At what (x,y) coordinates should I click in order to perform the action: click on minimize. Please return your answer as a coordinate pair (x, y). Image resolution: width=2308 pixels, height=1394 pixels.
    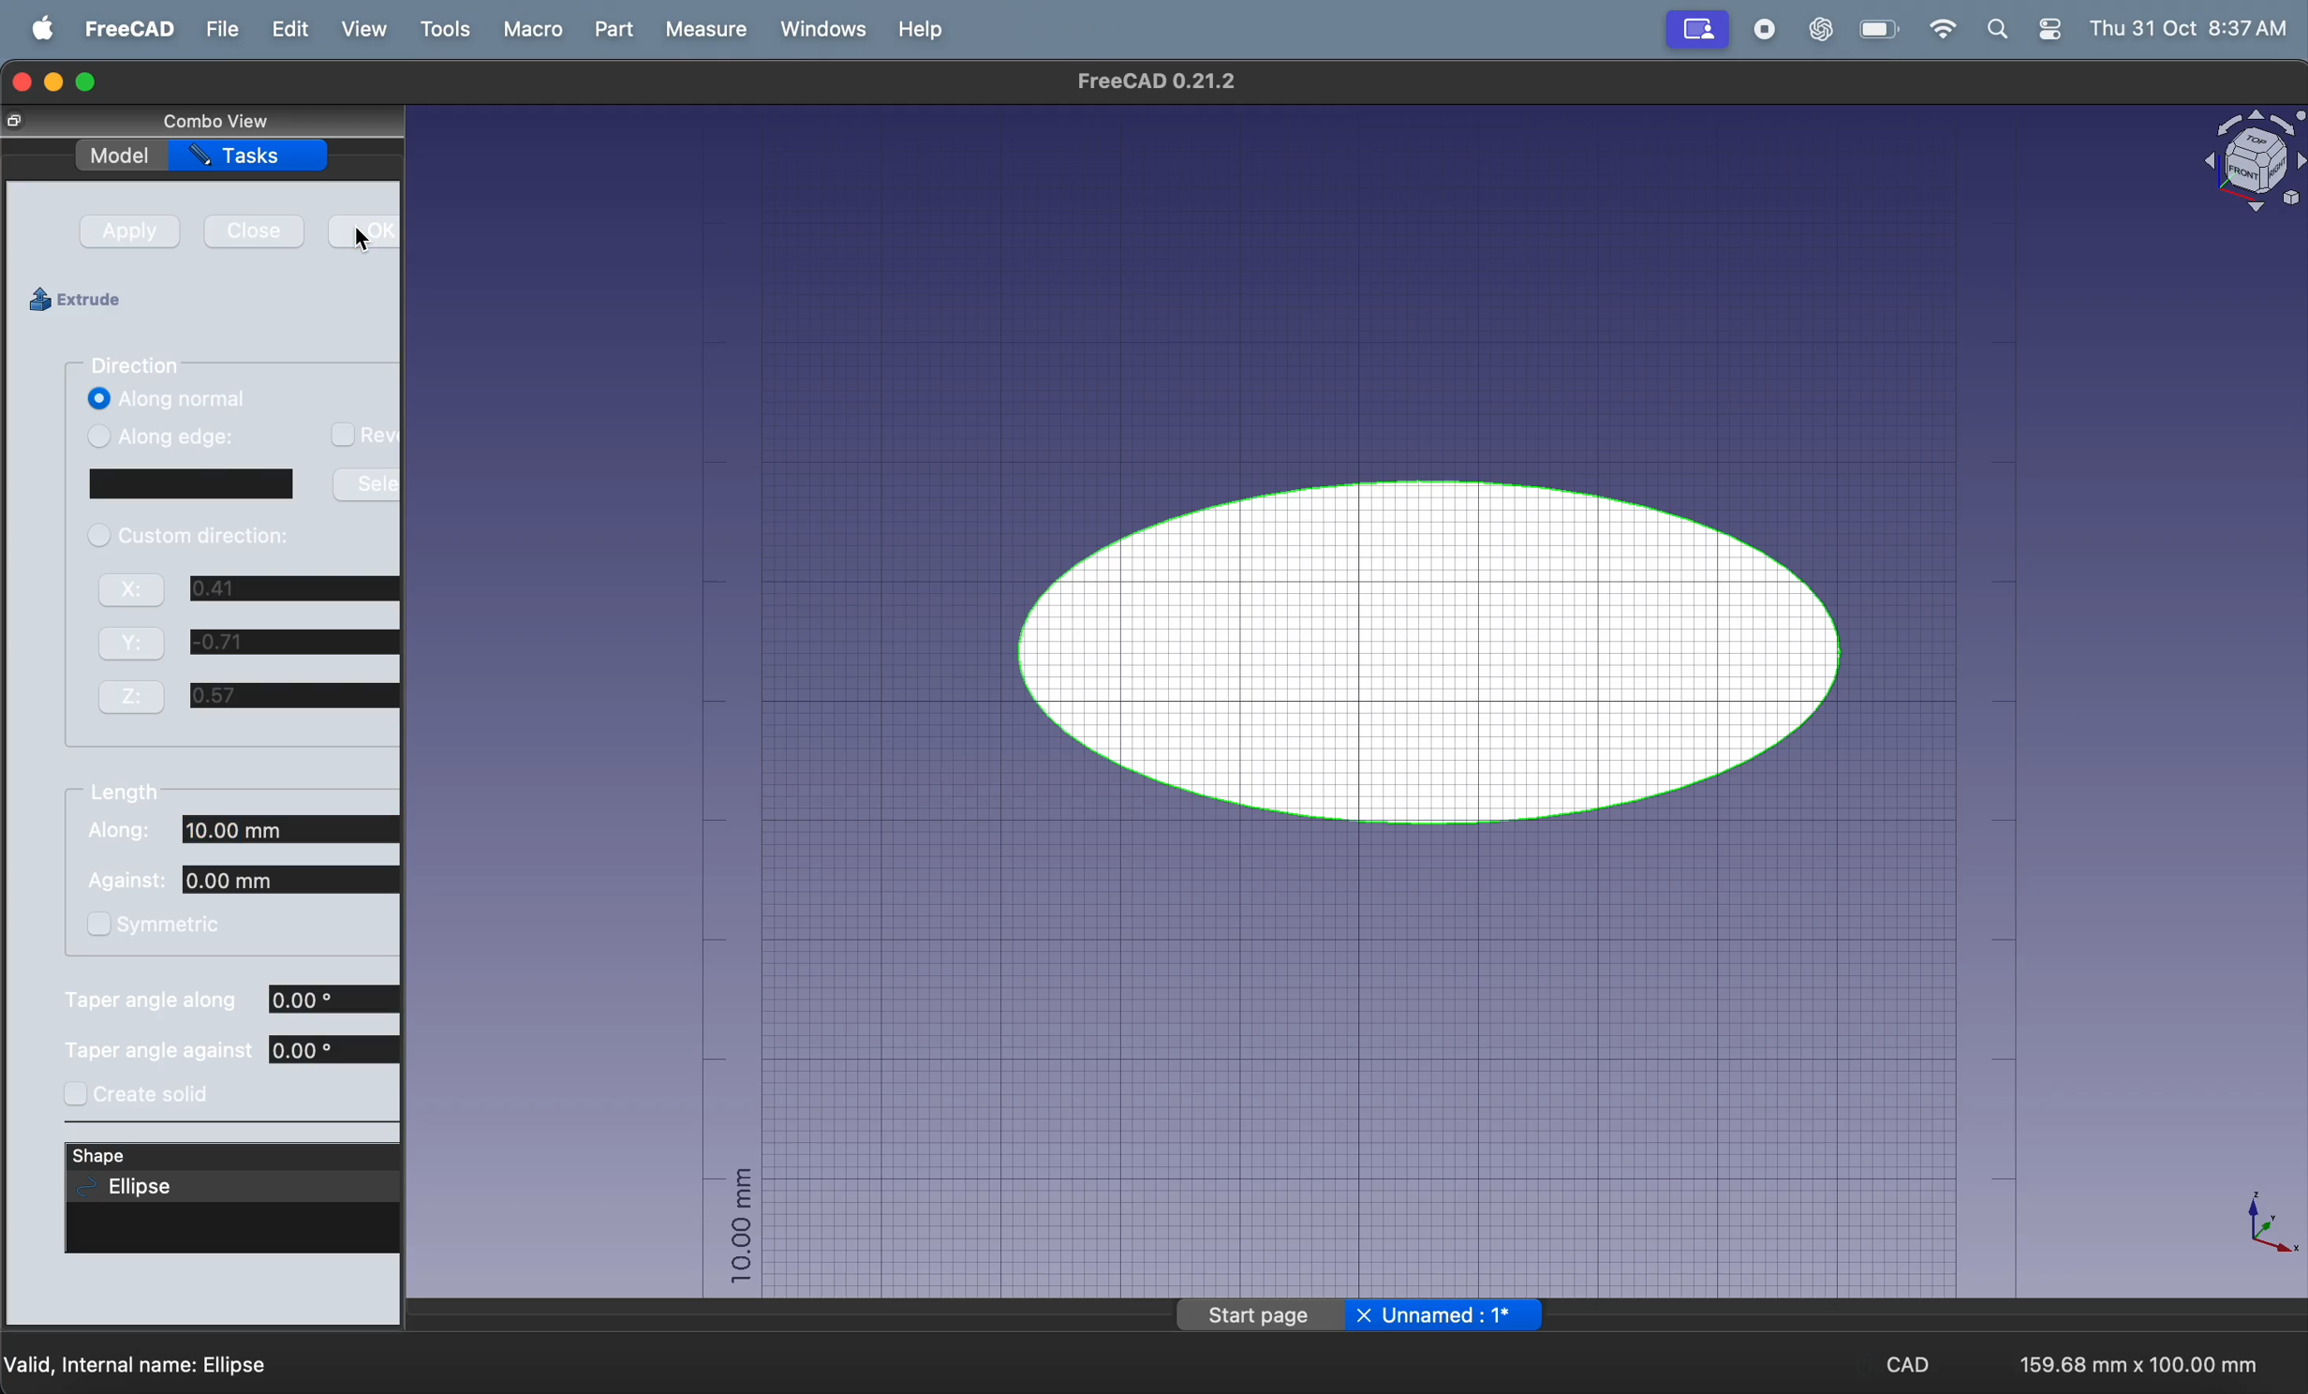
    Looking at the image, I should click on (57, 84).